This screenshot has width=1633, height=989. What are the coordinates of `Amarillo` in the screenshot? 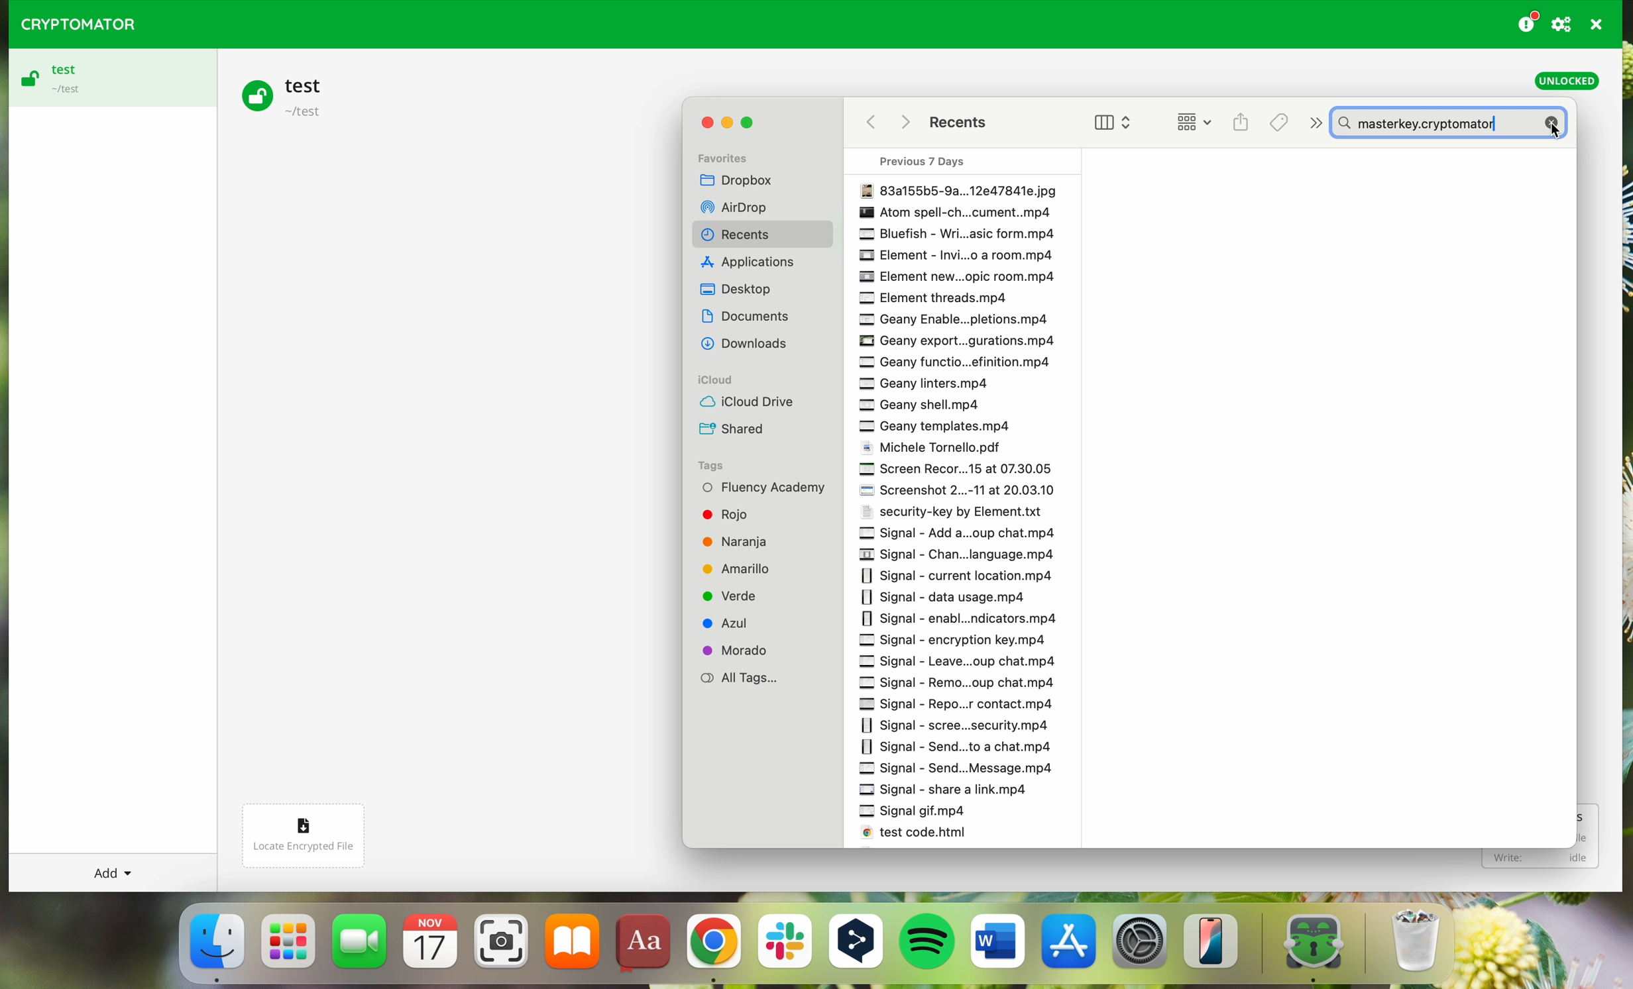 It's located at (748, 568).